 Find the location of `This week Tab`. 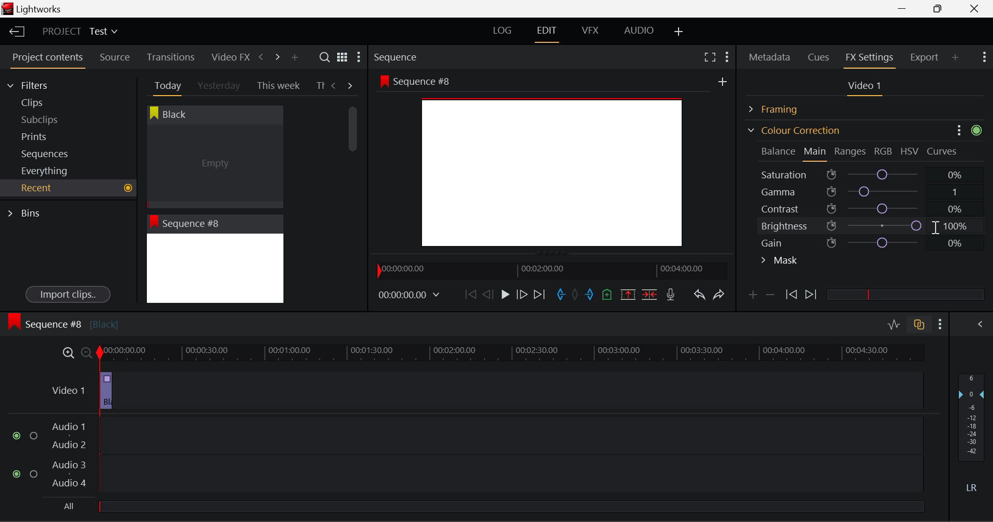

This week Tab is located at coordinates (277, 86).